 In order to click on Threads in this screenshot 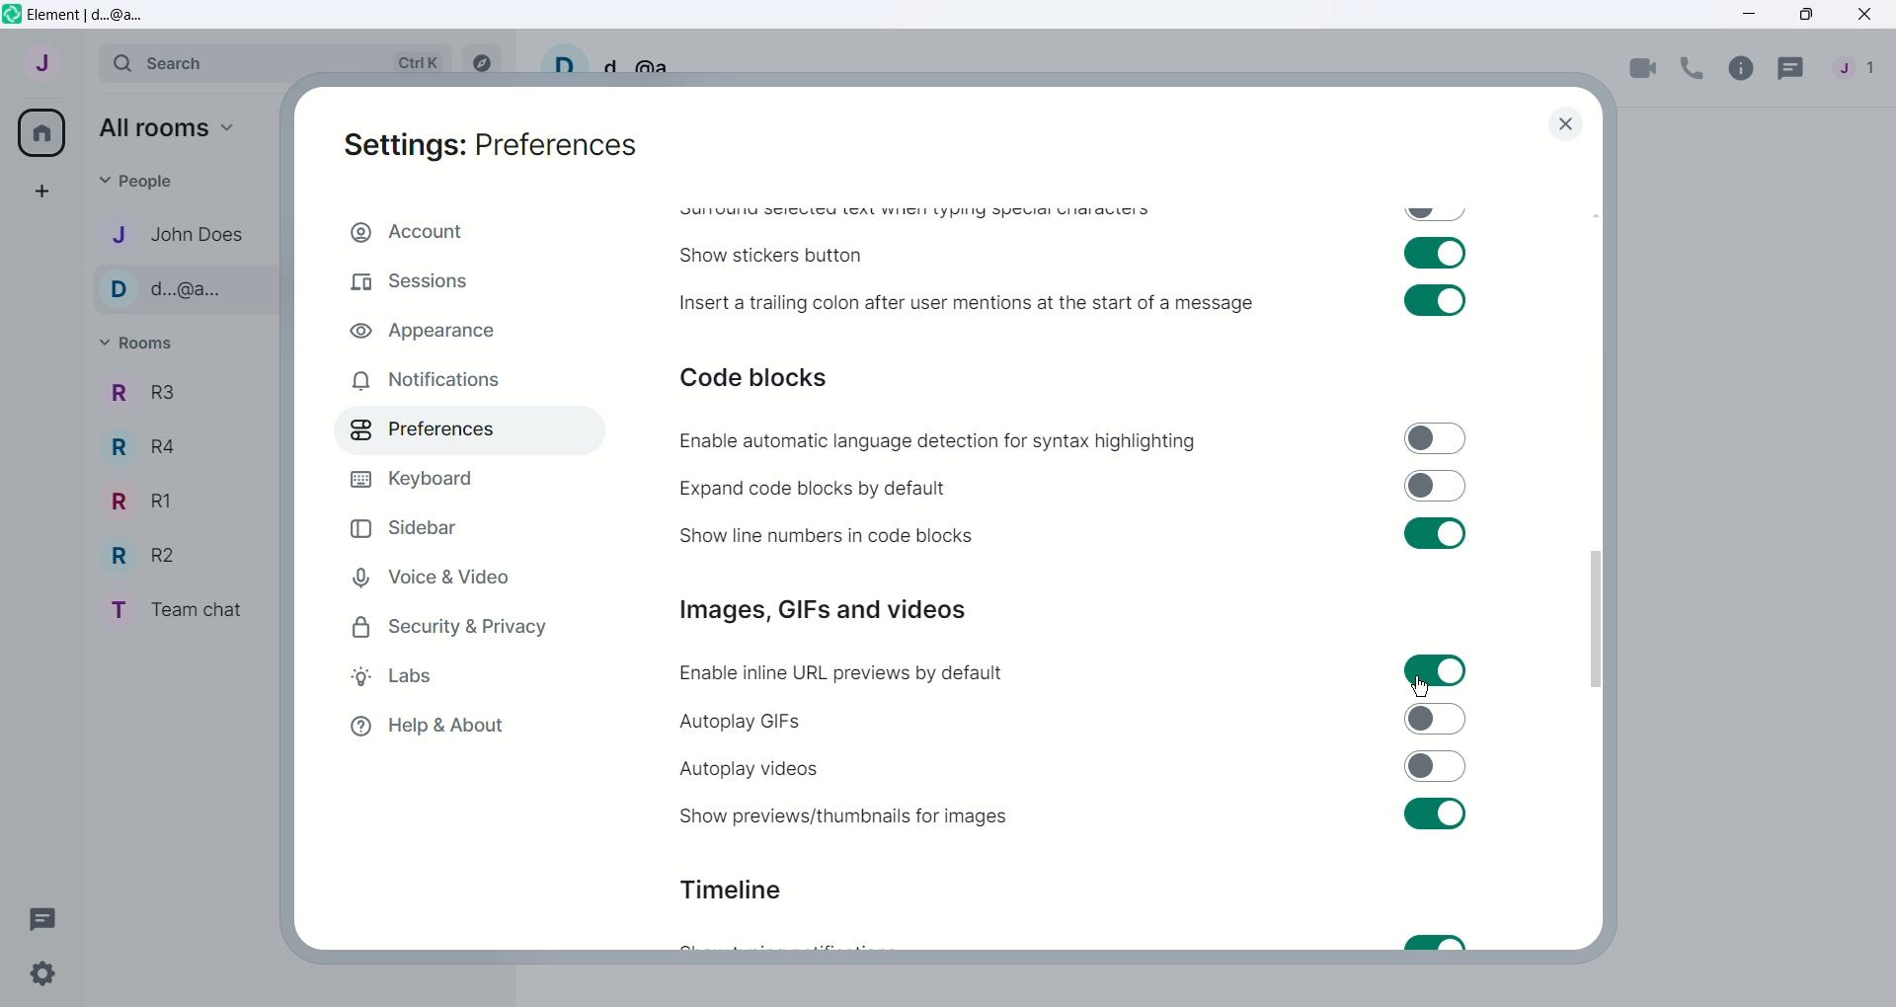, I will do `click(1792, 71)`.